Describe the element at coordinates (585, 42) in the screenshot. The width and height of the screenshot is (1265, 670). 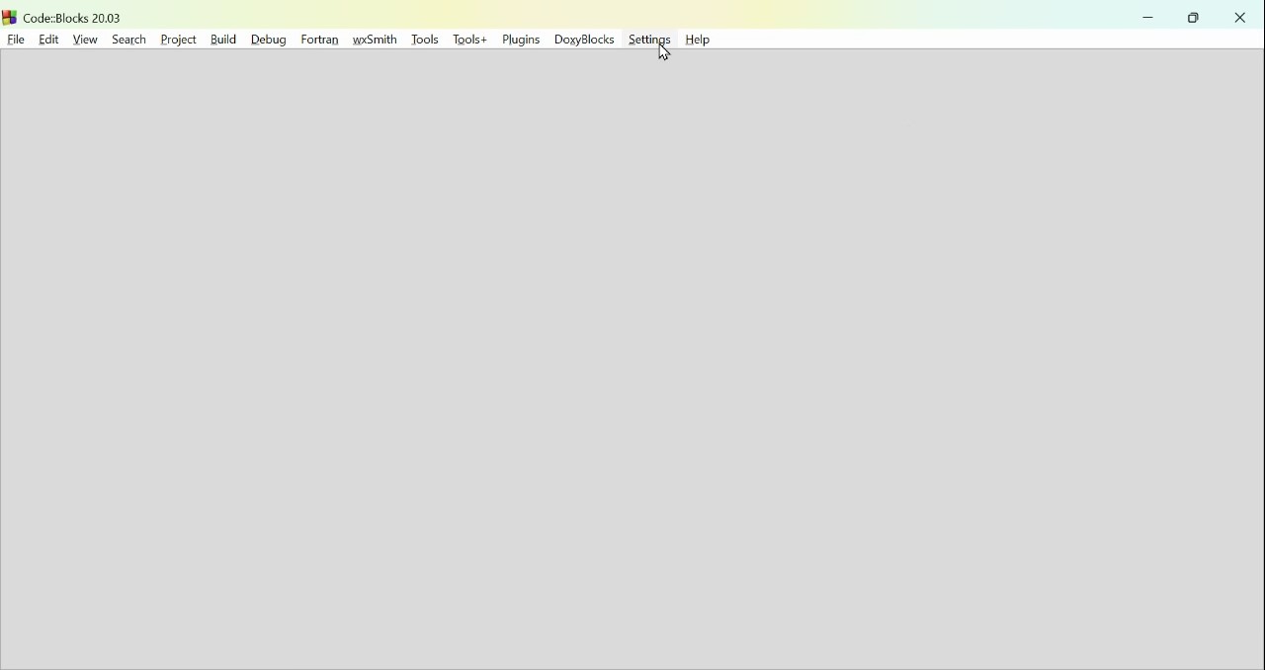
I see `Doxyblocks` at that location.